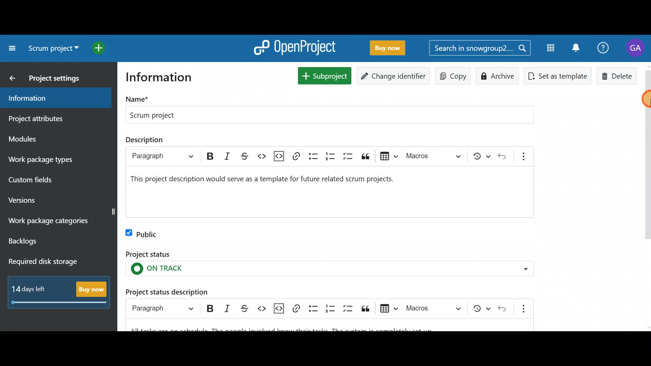 Image resolution: width=651 pixels, height=366 pixels. I want to click on Modules, so click(549, 49).